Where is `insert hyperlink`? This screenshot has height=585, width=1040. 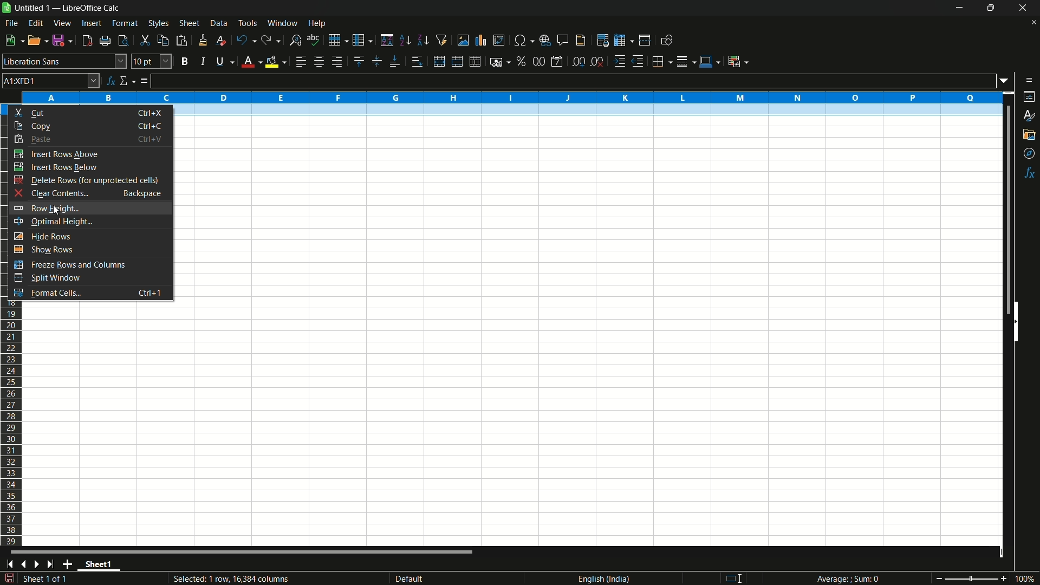 insert hyperlink is located at coordinates (547, 40).